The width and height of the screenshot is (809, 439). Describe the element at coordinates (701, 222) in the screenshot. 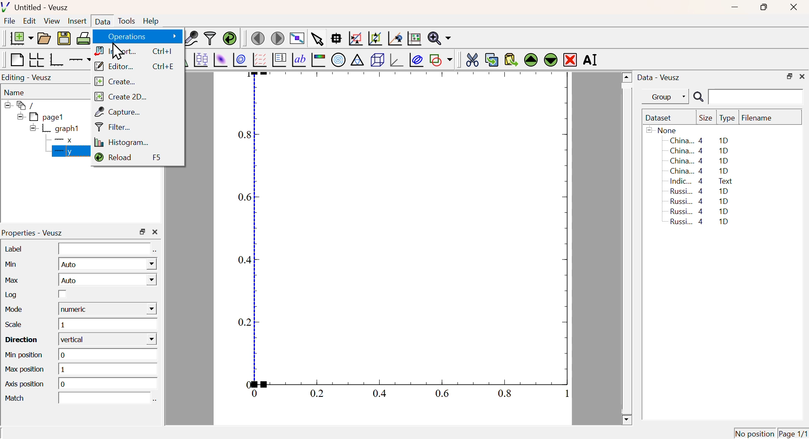

I see `Russi... 4 1D` at that location.